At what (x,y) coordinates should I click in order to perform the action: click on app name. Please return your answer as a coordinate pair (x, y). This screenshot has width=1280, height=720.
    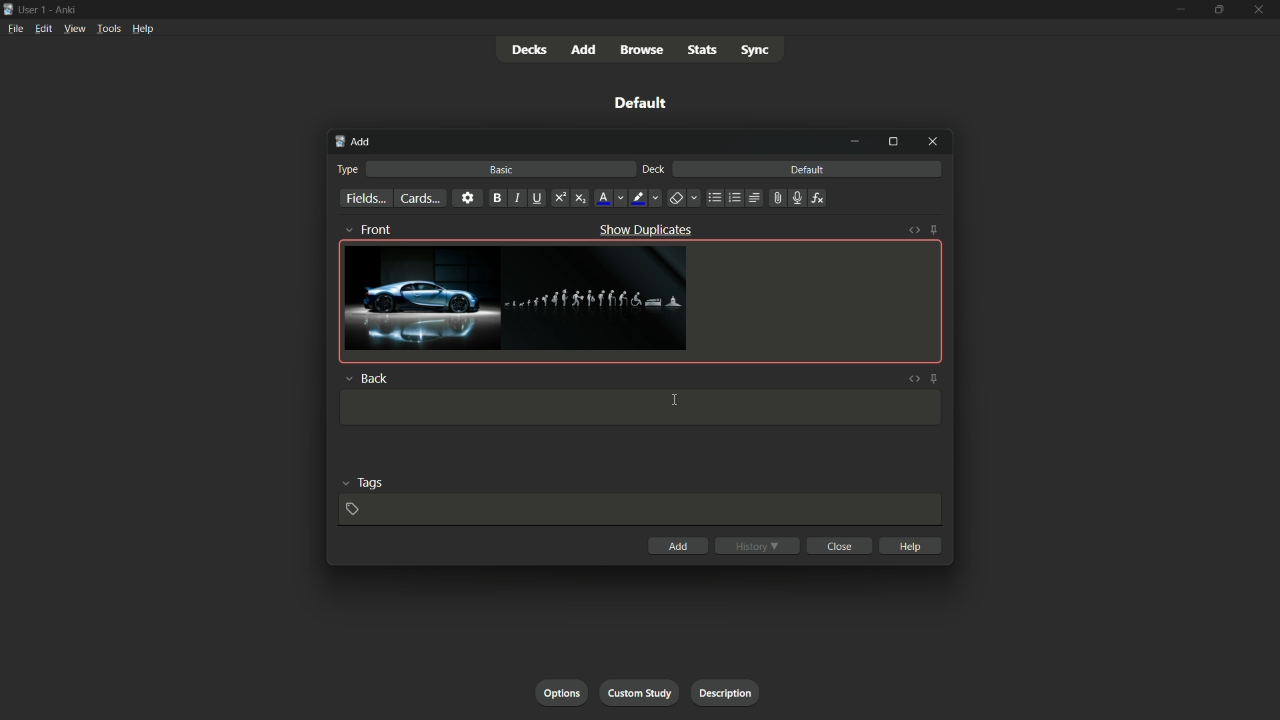
    Looking at the image, I should click on (67, 8).